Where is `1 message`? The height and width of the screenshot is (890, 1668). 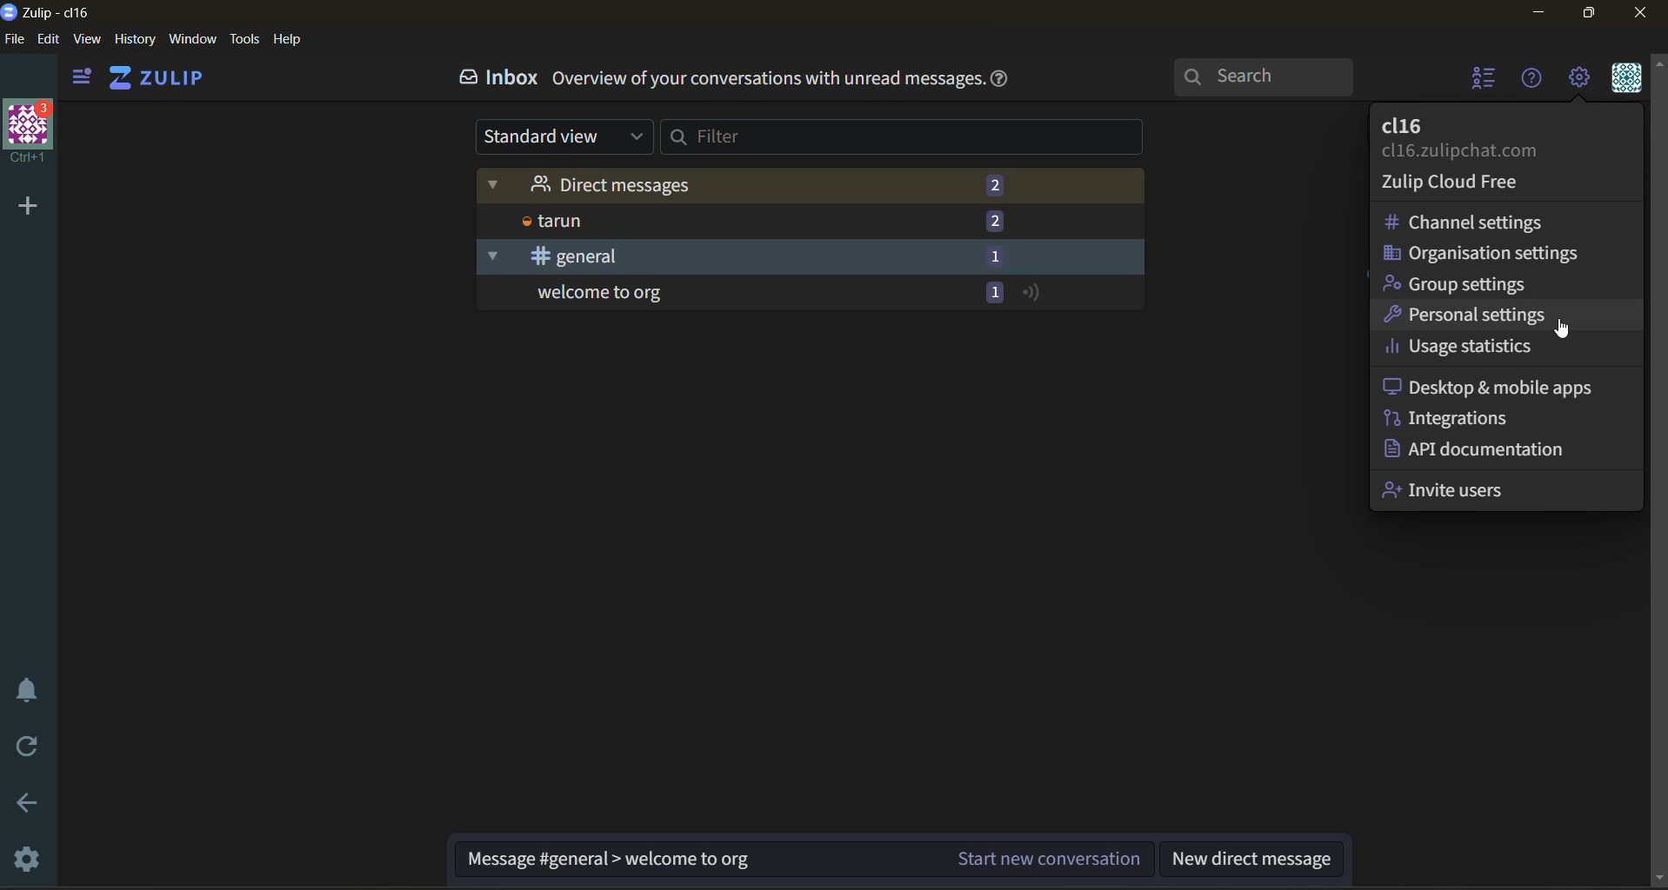
1 message is located at coordinates (991, 290).